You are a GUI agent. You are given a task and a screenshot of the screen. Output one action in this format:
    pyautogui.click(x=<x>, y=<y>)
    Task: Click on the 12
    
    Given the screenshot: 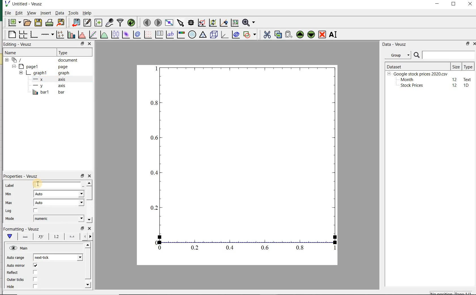 What is the action you would take?
    pyautogui.click(x=455, y=79)
    